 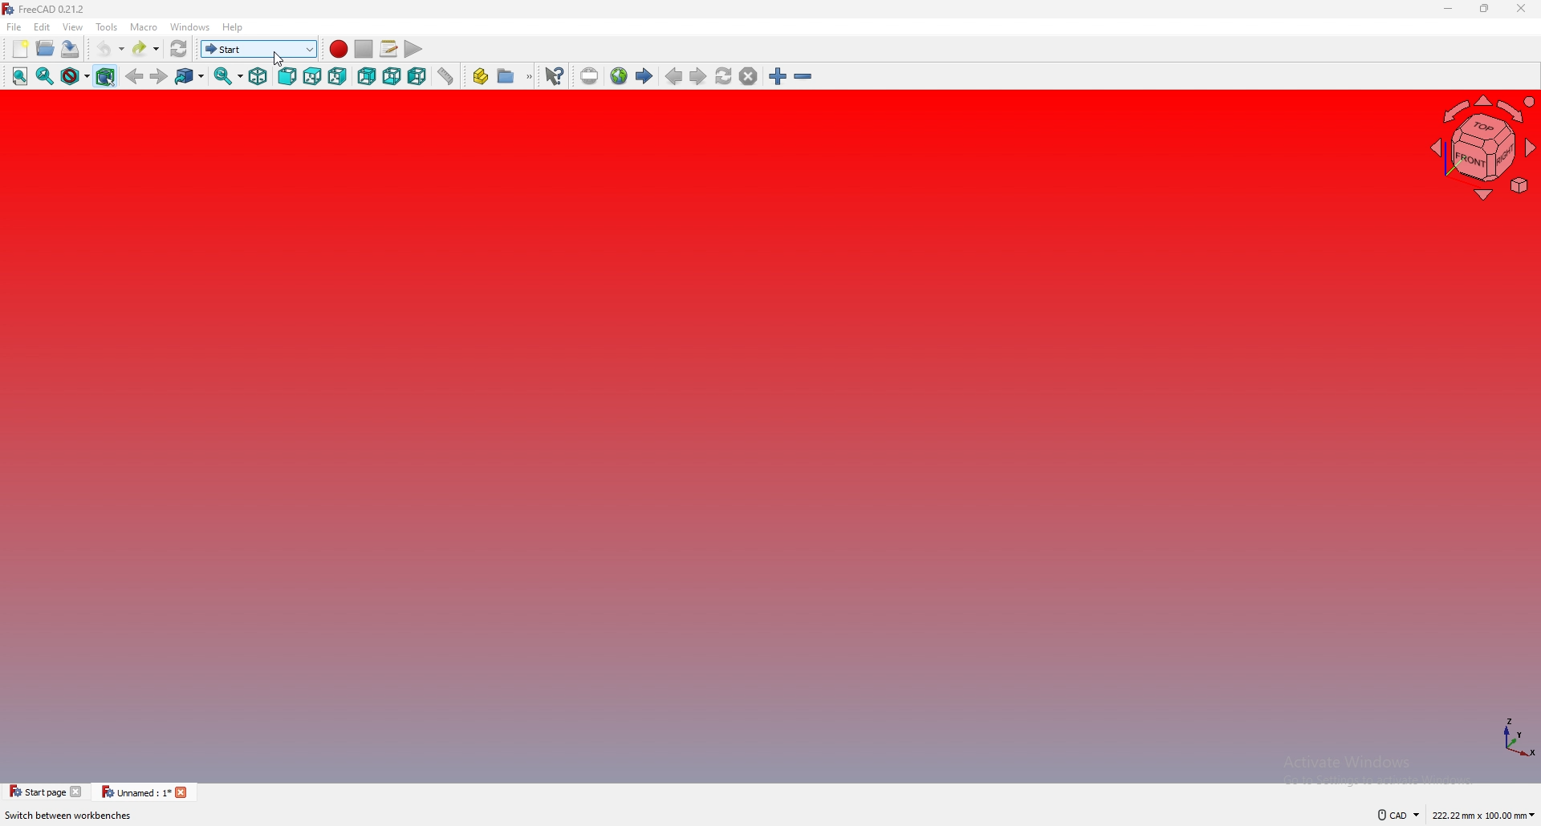 What do you see at coordinates (47, 9) in the screenshot?
I see `freecad` at bounding box center [47, 9].